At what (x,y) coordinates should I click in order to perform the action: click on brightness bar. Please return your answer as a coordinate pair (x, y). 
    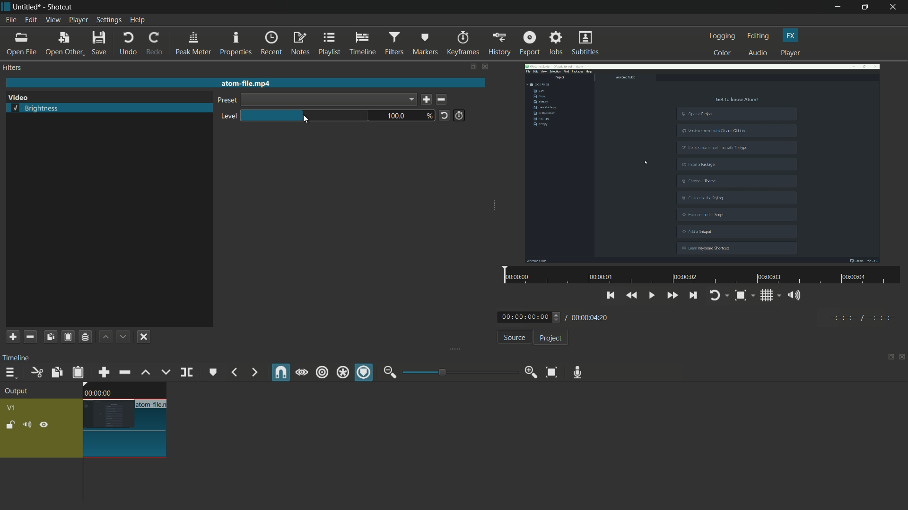
    Looking at the image, I should click on (306, 116).